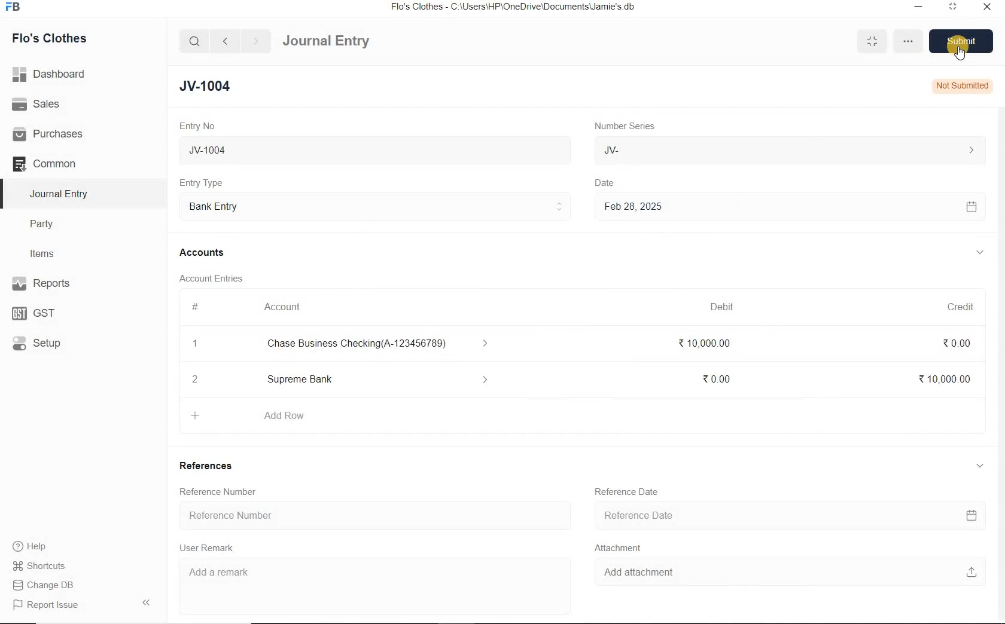  What do you see at coordinates (60, 285) in the screenshot?
I see `Reports` at bounding box center [60, 285].